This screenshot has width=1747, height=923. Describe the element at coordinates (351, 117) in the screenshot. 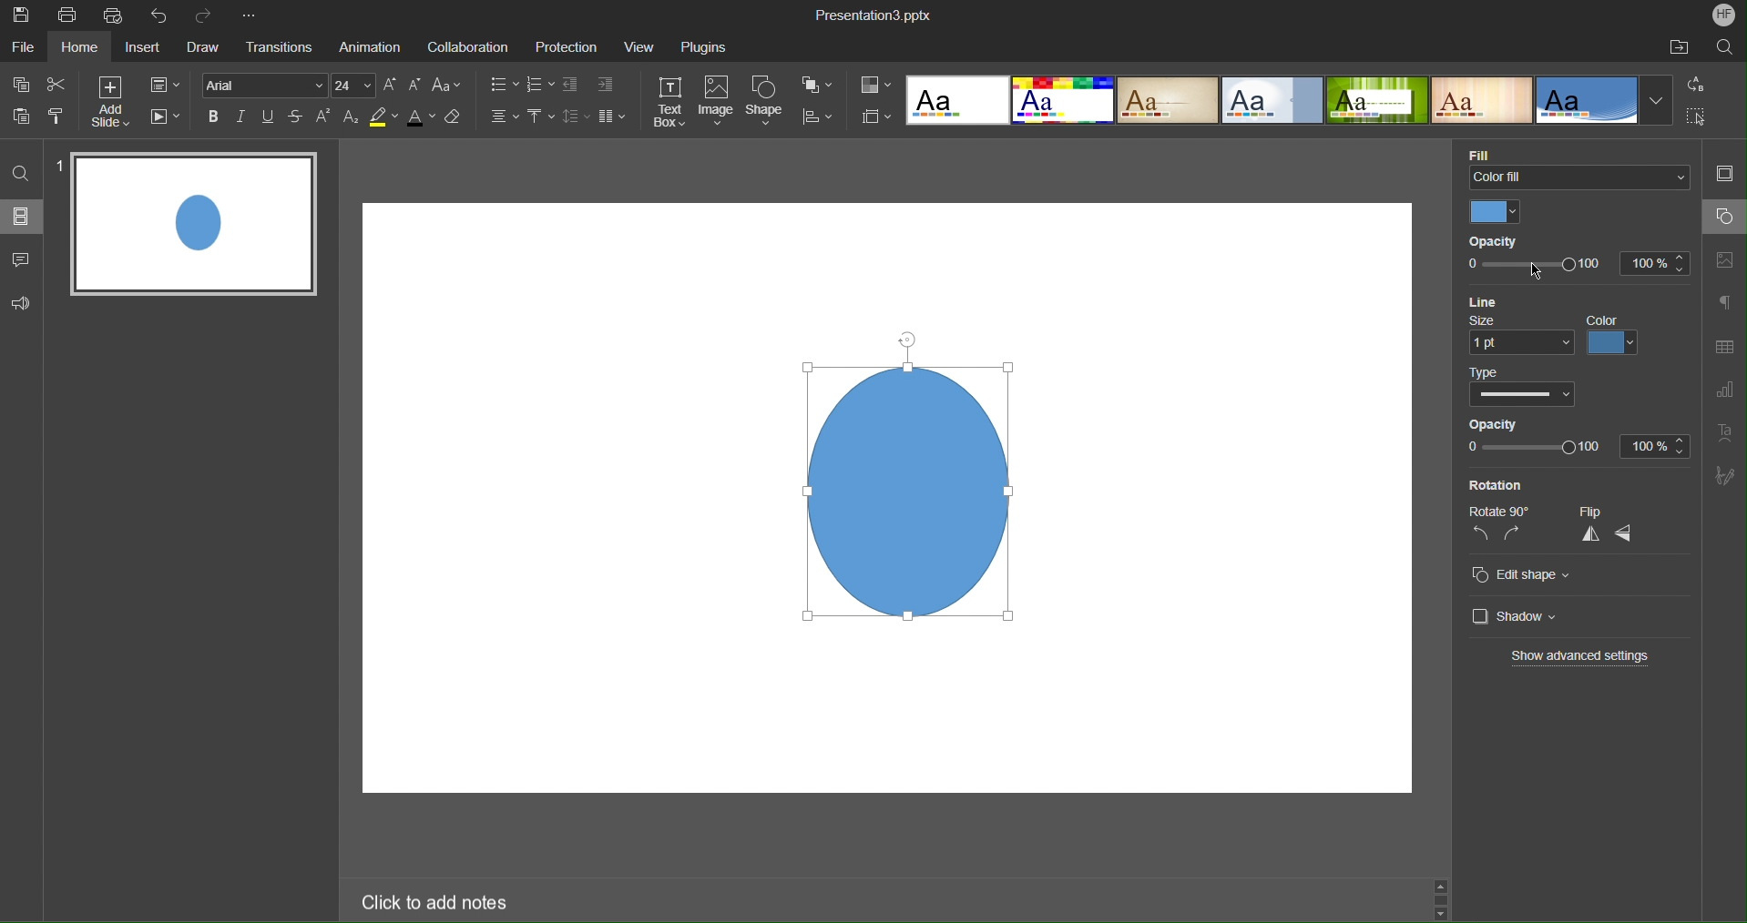

I see `Subscript` at that location.